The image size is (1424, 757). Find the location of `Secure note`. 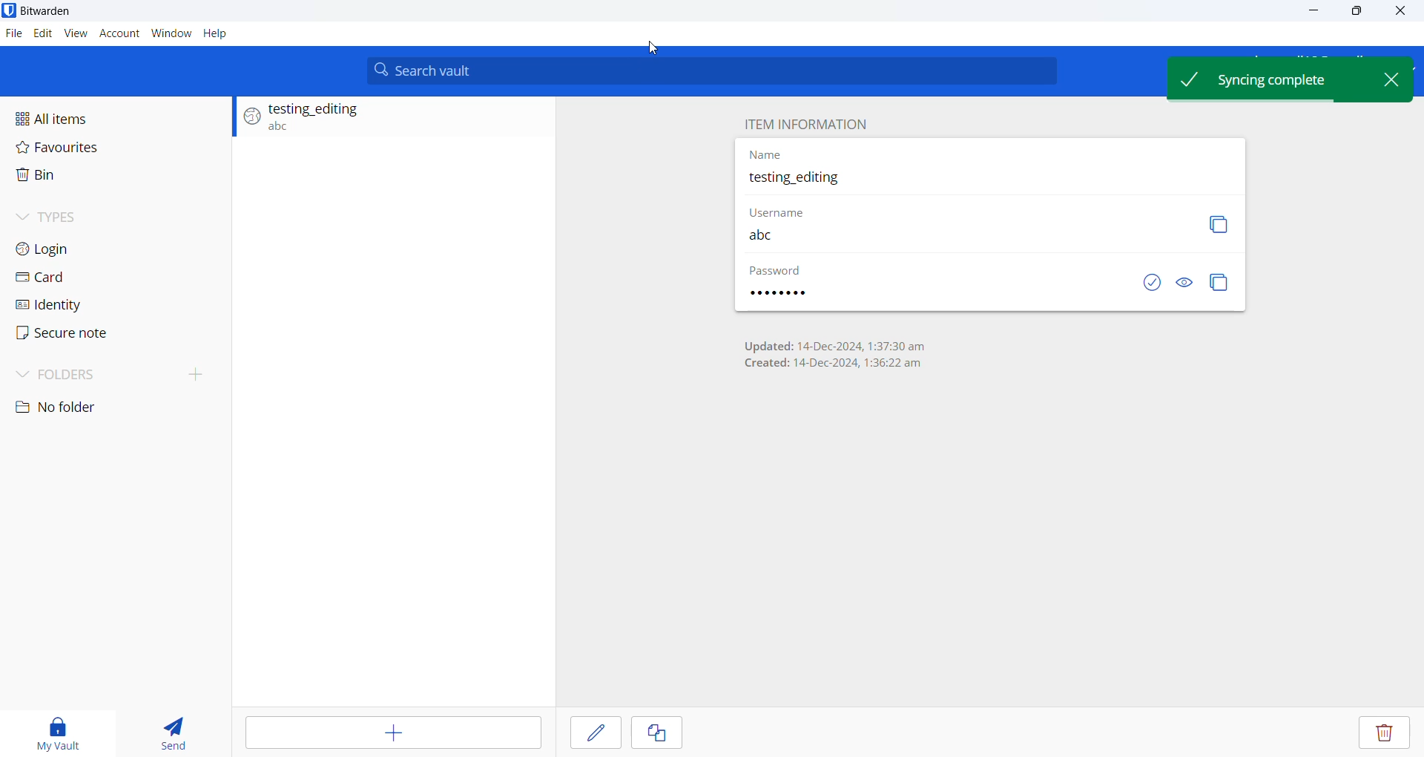

Secure note is located at coordinates (74, 334).